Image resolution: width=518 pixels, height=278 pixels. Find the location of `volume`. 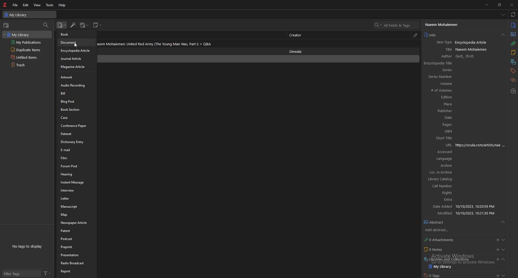

volume is located at coordinates (438, 84).